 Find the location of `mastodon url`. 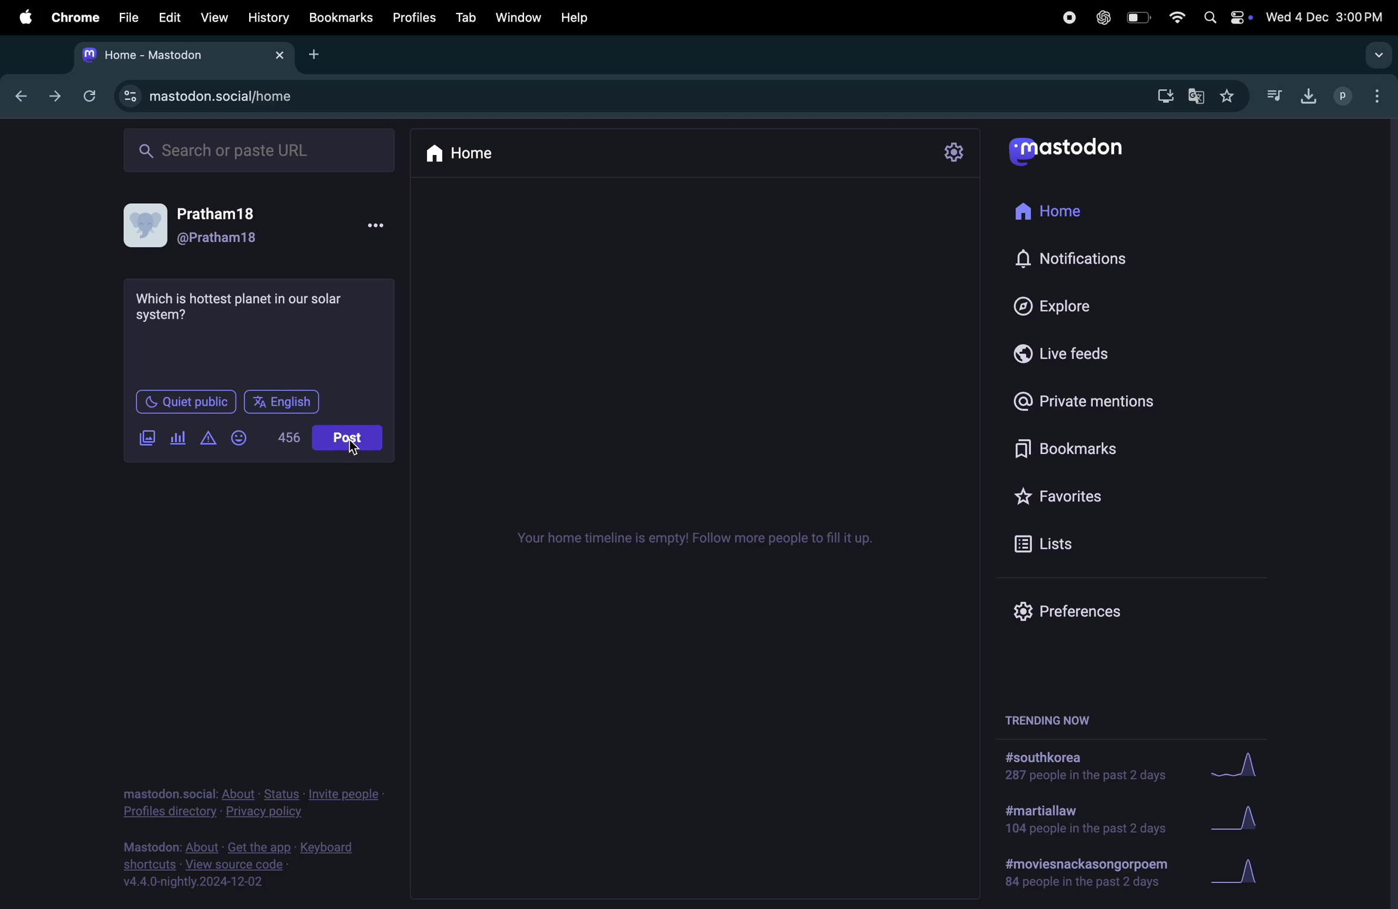

mastodon url is located at coordinates (228, 96).